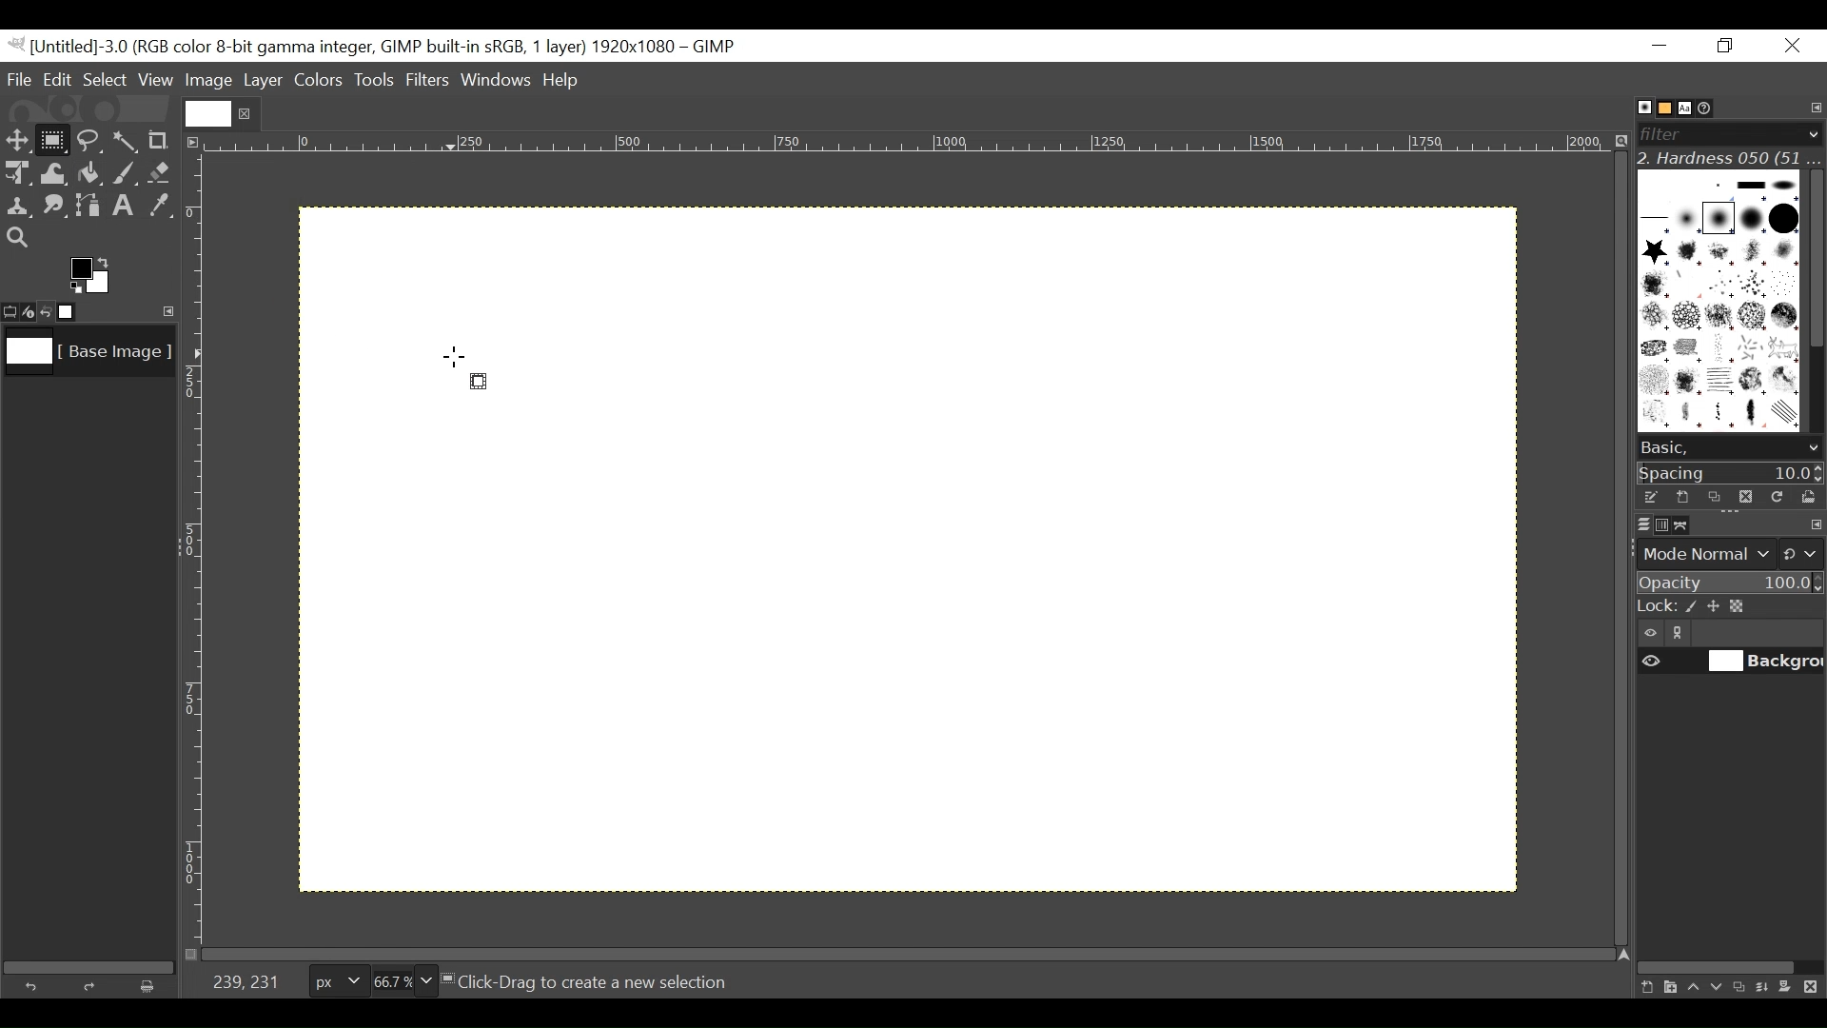 The width and height of the screenshot is (1827, 1028). What do you see at coordinates (1669, 987) in the screenshot?
I see `Create a new layer` at bounding box center [1669, 987].